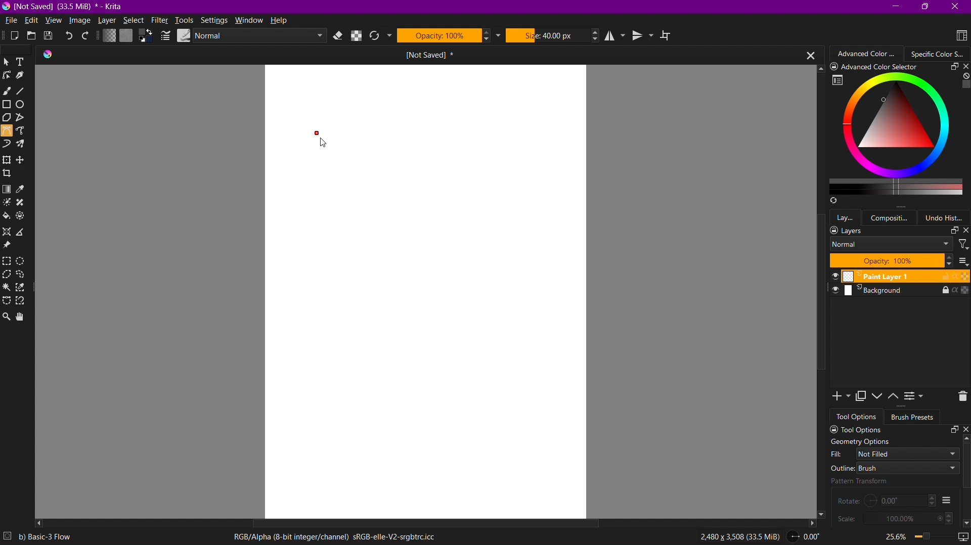 Image resolution: width=971 pixels, height=545 pixels. I want to click on Multibrush Tool, so click(24, 146).